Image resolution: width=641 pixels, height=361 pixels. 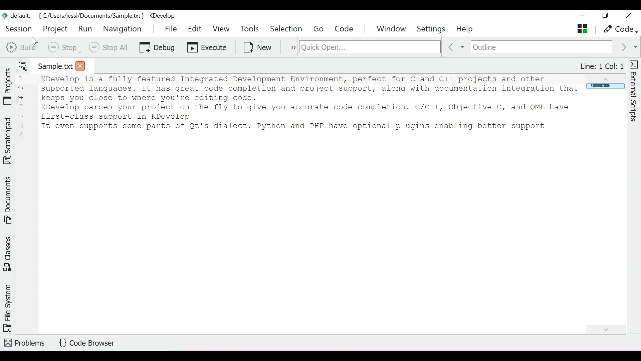 What do you see at coordinates (543, 47) in the screenshot?
I see `Outline` at bounding box center [543, 47].